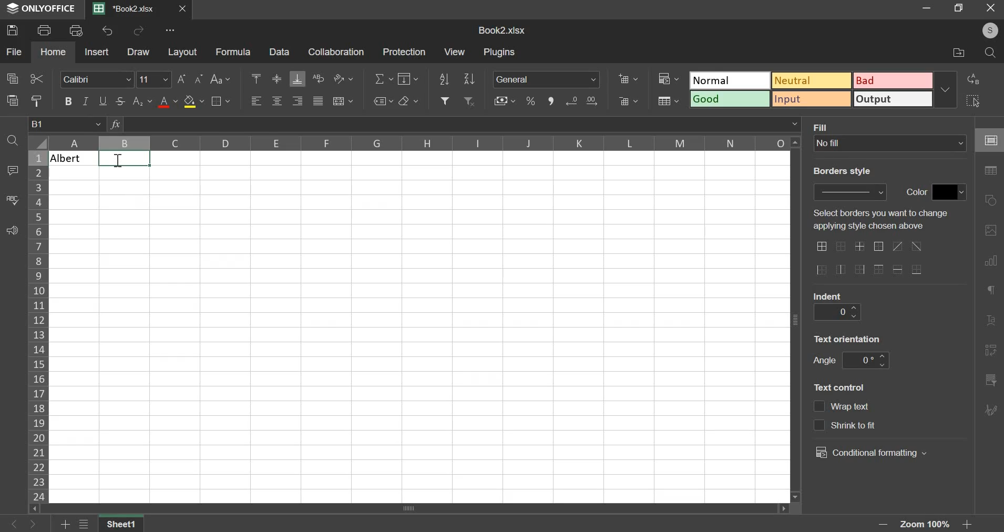  What do you see at coordinates (382, 101) in the screenshot?
I see `named ranges` at bounding box center [382, 101].